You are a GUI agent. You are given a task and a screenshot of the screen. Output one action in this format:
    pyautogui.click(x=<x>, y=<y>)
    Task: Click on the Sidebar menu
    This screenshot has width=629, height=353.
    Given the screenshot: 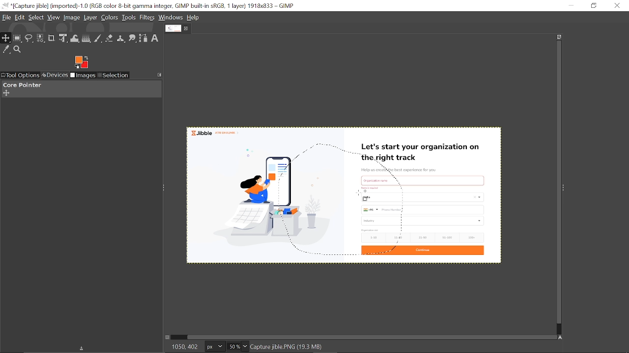 What is the action you would take?
    pyautogui.click(x=566, y=187)
    